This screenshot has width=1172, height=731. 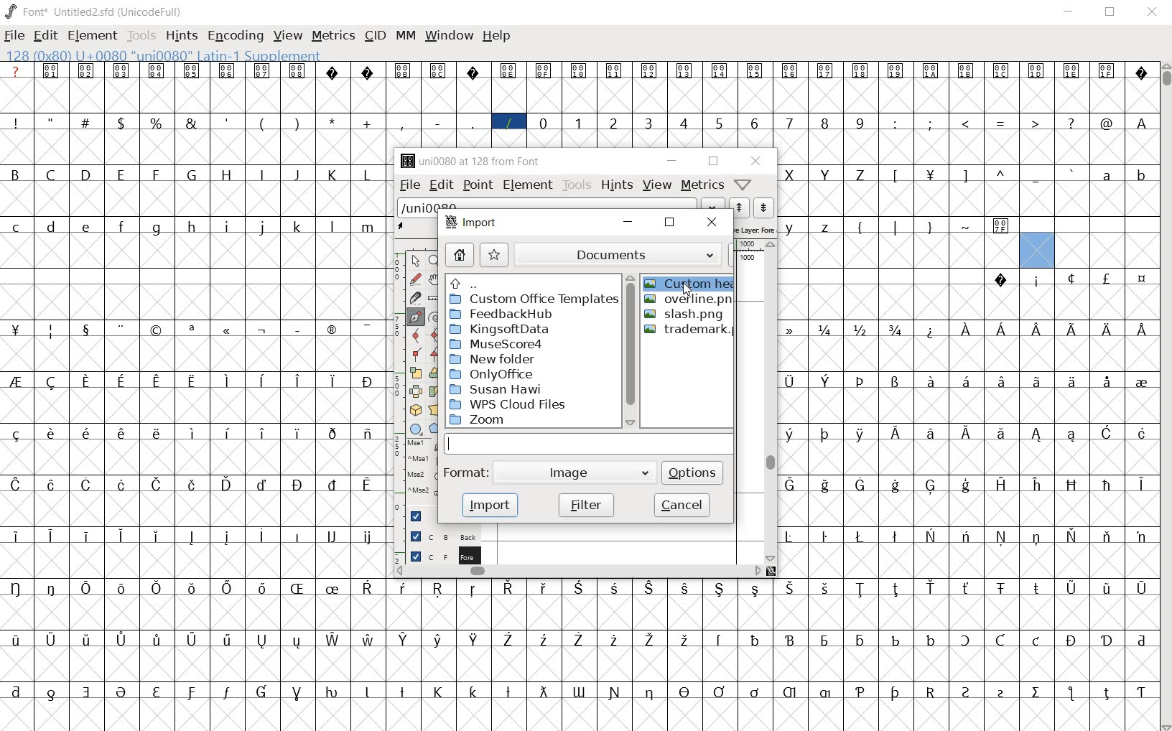 I want to click on glyph, so click(x=191, y=537).